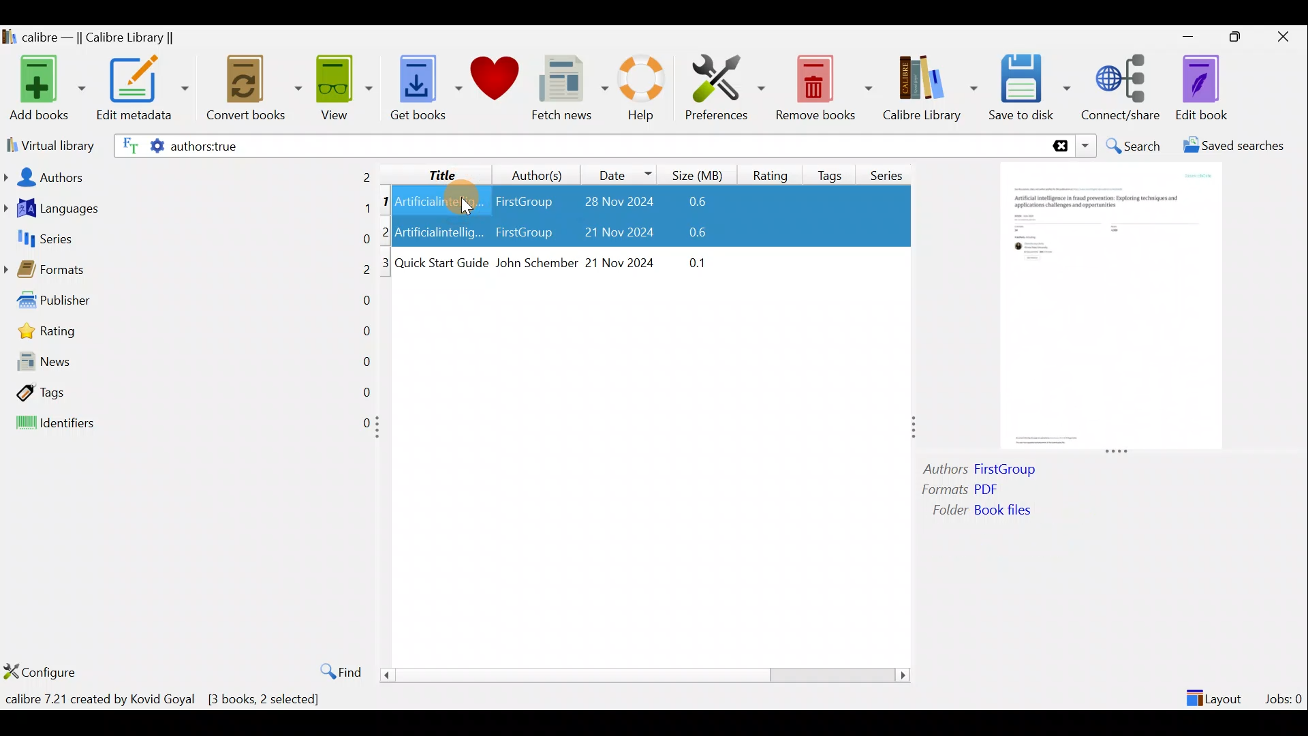  Describe the element at coordinates (189, 303) in the screenshot. I see `Publisher` at that location.